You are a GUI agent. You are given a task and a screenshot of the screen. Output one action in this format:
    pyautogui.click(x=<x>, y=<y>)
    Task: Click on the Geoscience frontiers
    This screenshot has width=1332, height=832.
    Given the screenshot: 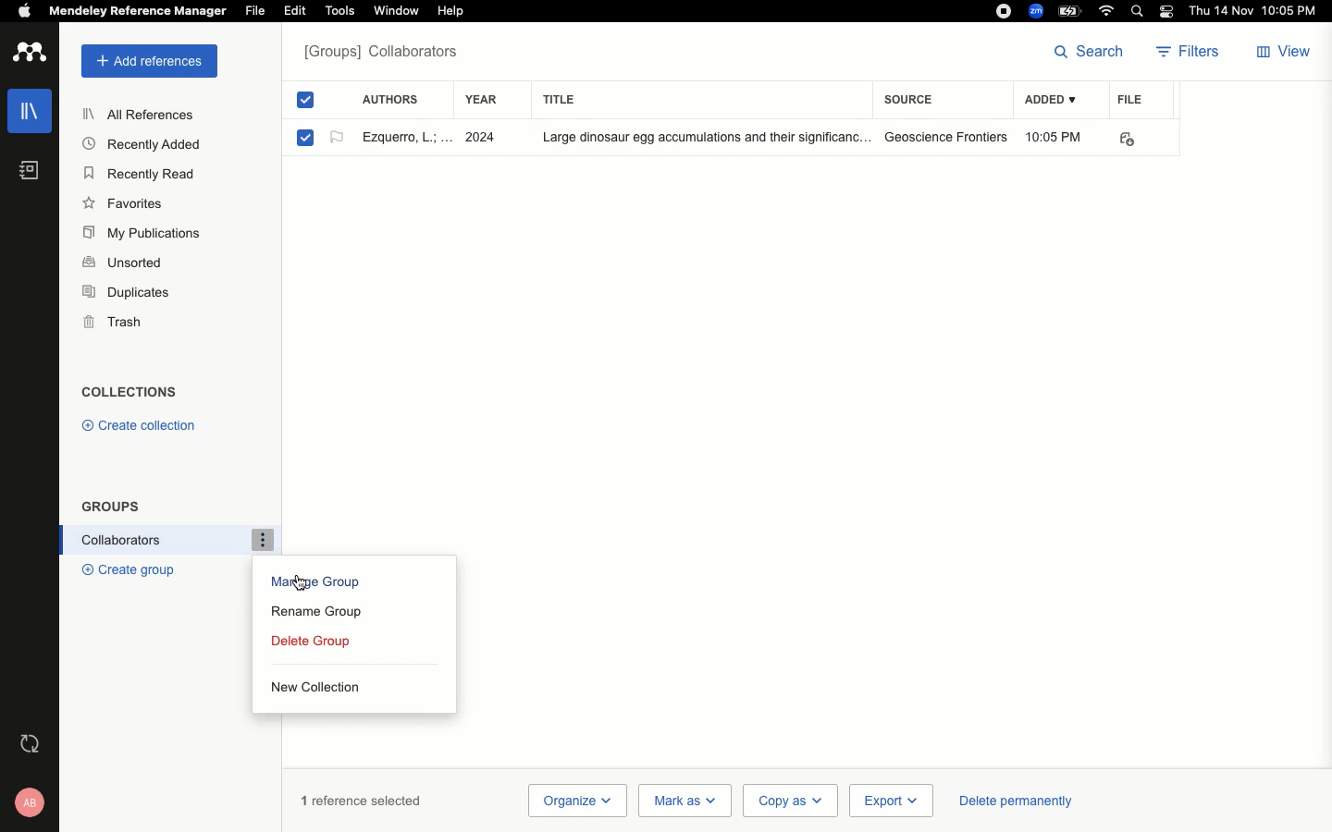 What is the action you would take?
    pyautogui.click(x=946, y=137)
    